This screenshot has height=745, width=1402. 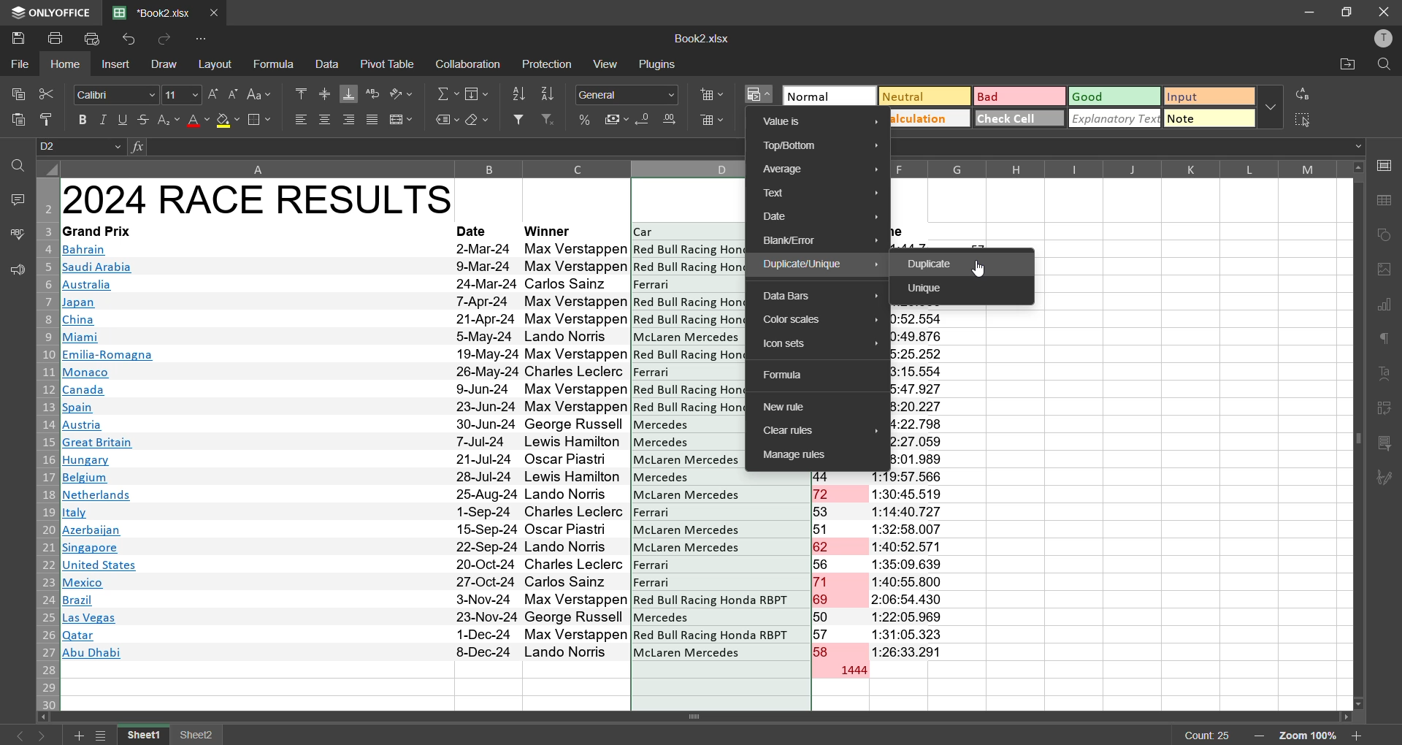 I want to click on zoom factor, so click(x=1309, y=736).